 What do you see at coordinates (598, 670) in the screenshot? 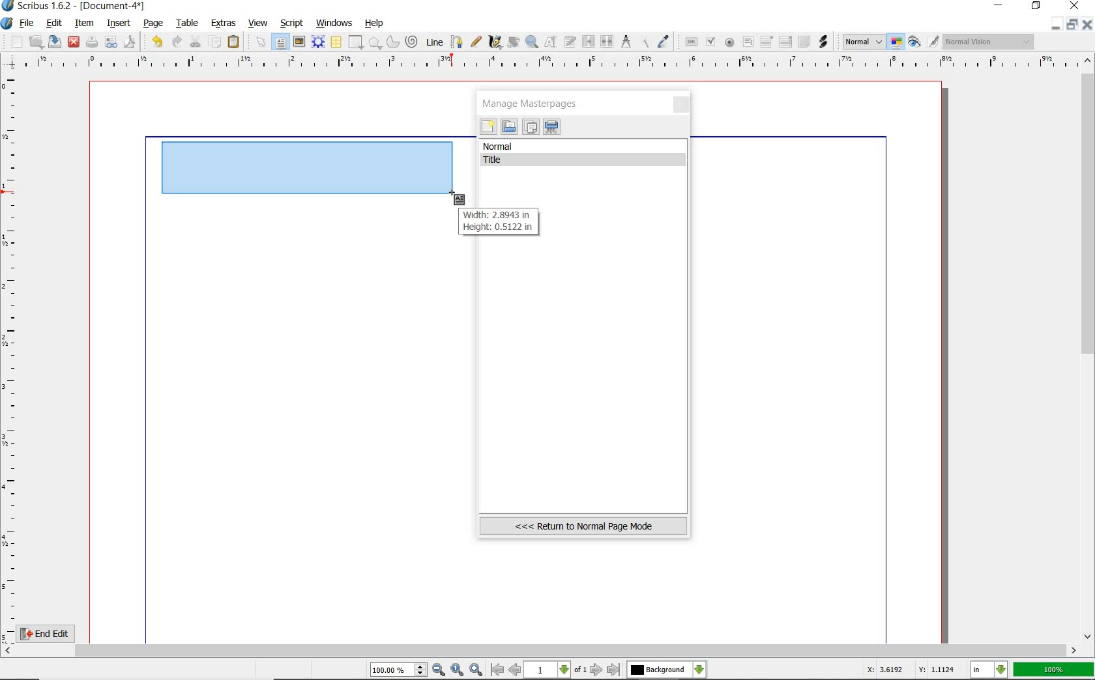
I see `go to next page` at bounding box center [598, 670].